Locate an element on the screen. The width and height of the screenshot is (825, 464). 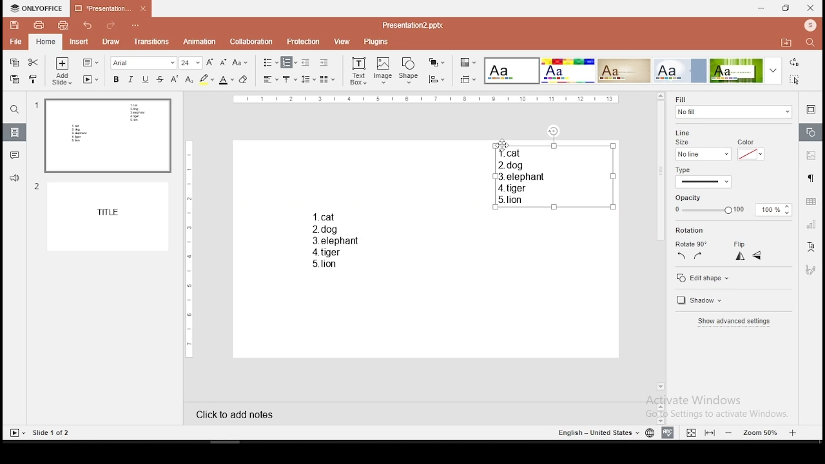
fit to slide is located at coordinates (691, 431).